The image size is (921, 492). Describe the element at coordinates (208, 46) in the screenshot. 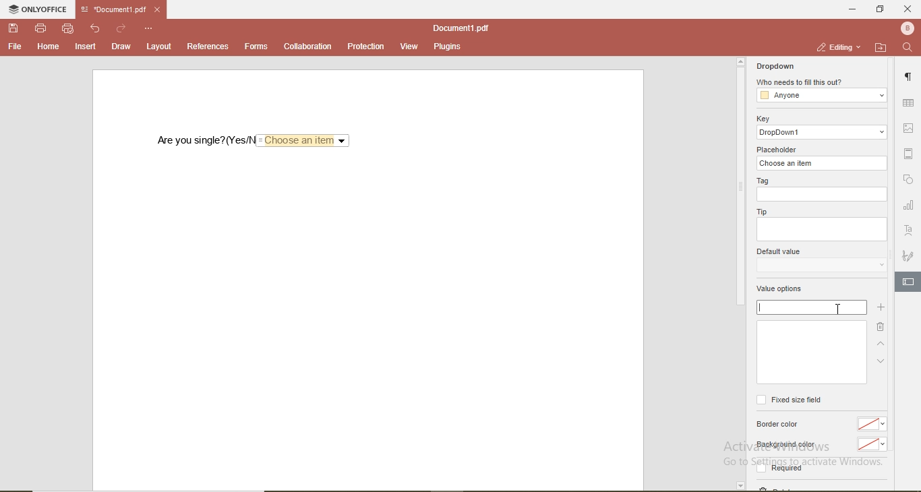

I see `references` at that location.